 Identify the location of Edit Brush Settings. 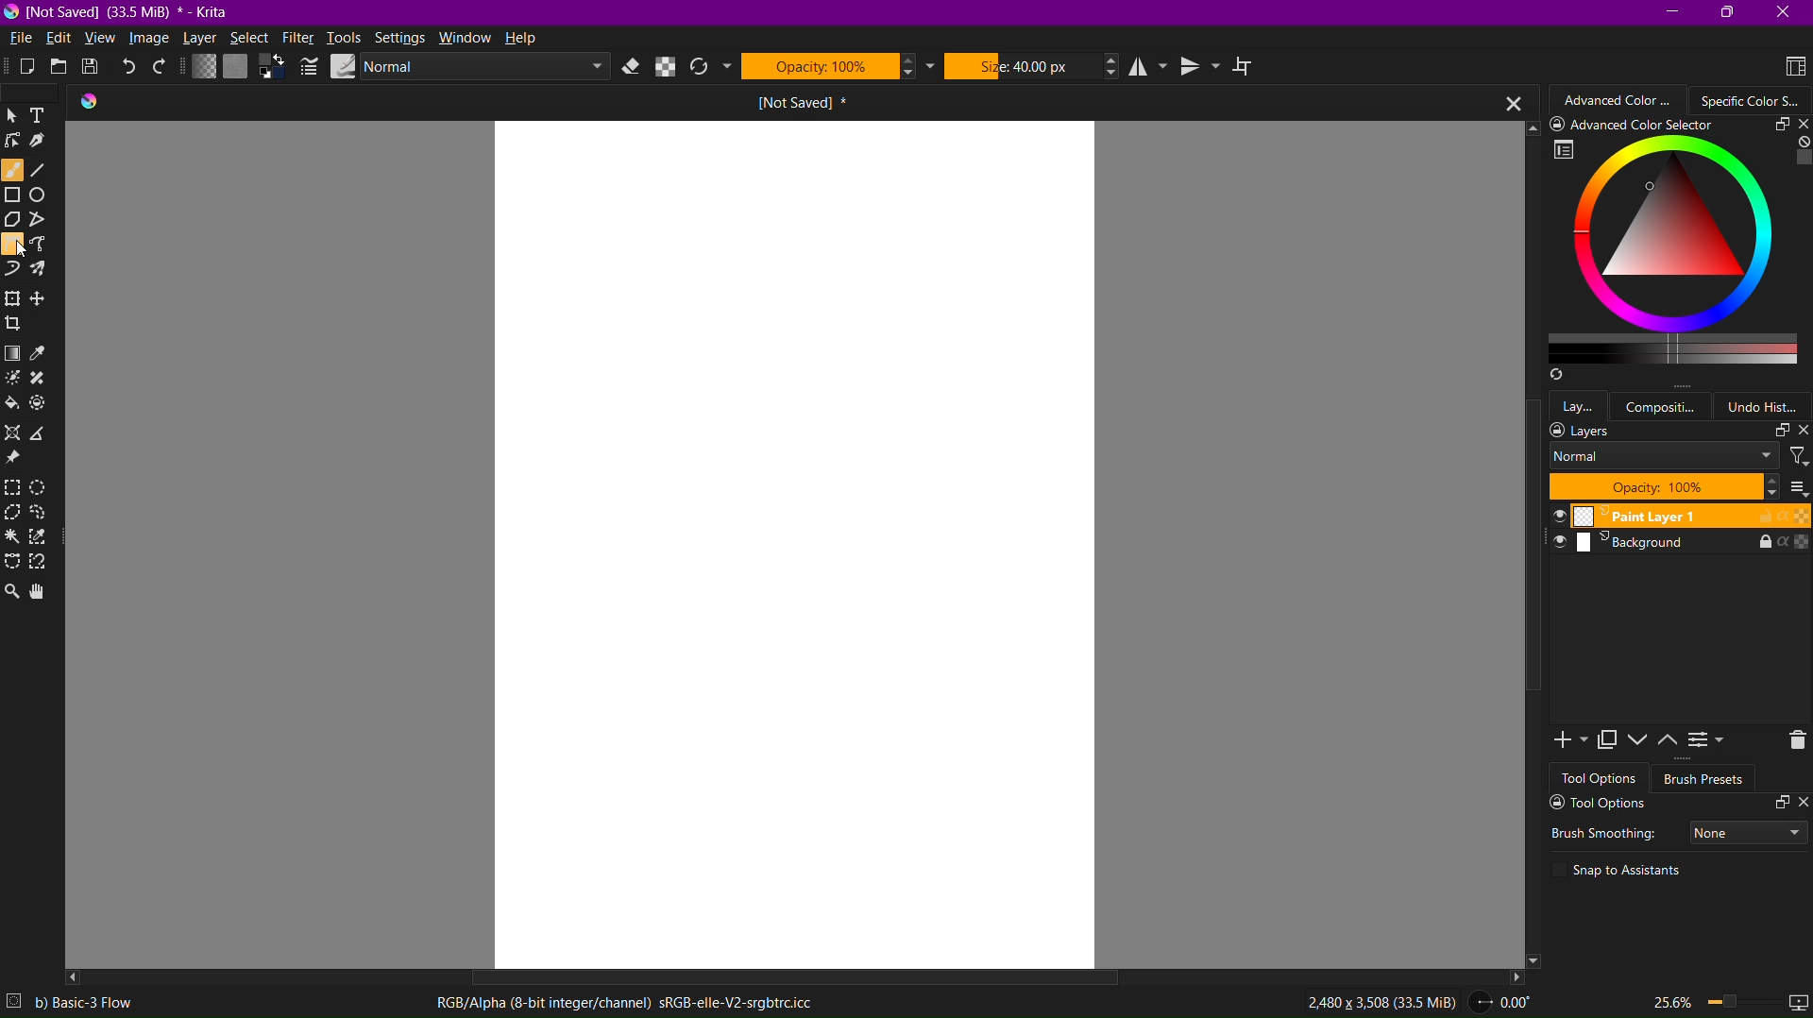
(307, 67).